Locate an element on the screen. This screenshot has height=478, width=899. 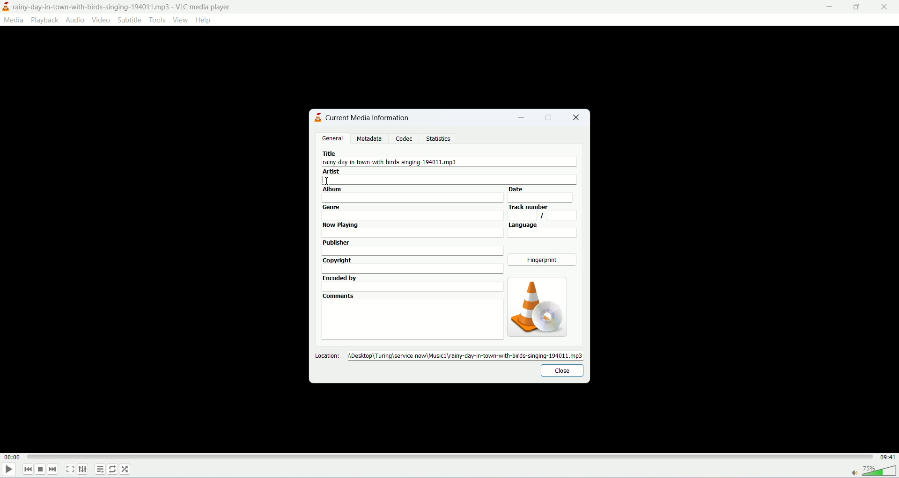
album is located at coordinates (412, 194).